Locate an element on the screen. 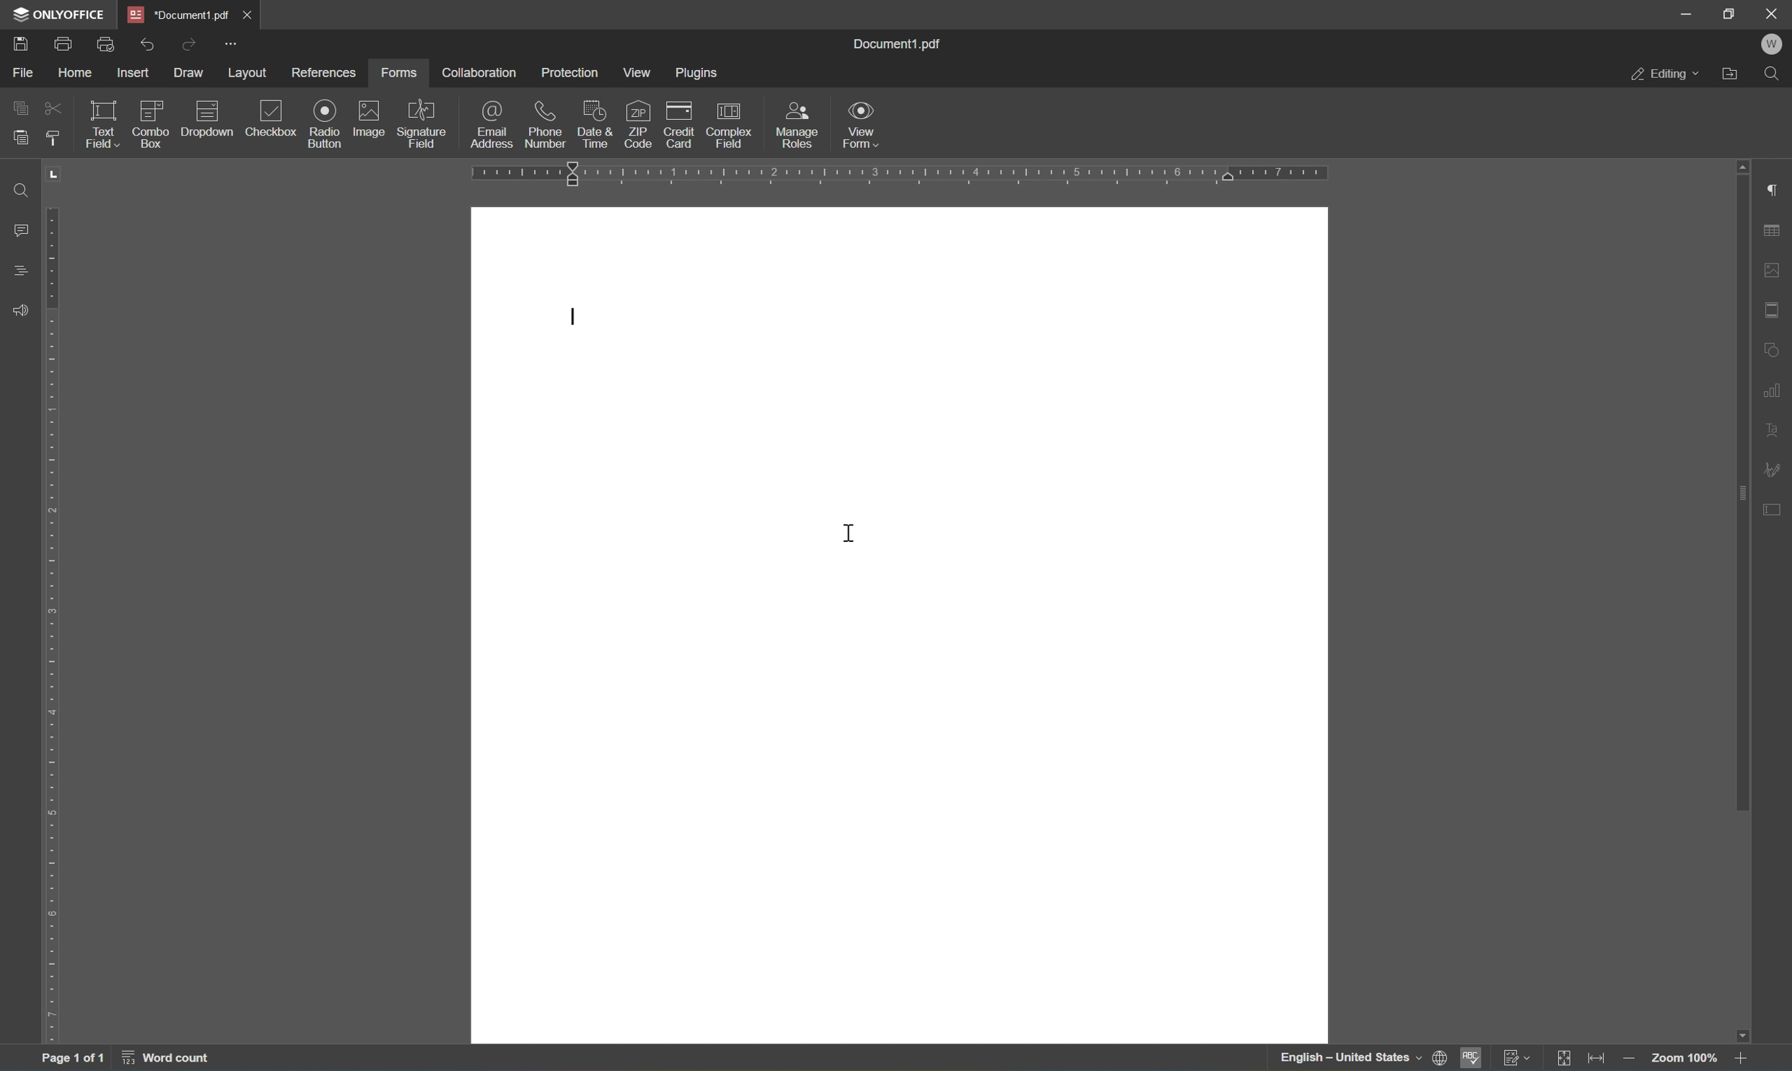 This screenshot has height=1071, width=1792. spell checking is located at coordinates (1472, 1059).